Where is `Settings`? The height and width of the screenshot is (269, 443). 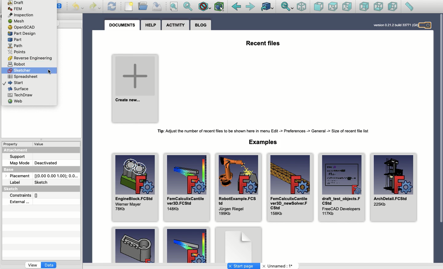 Settings is located at coordinates (427, 26).